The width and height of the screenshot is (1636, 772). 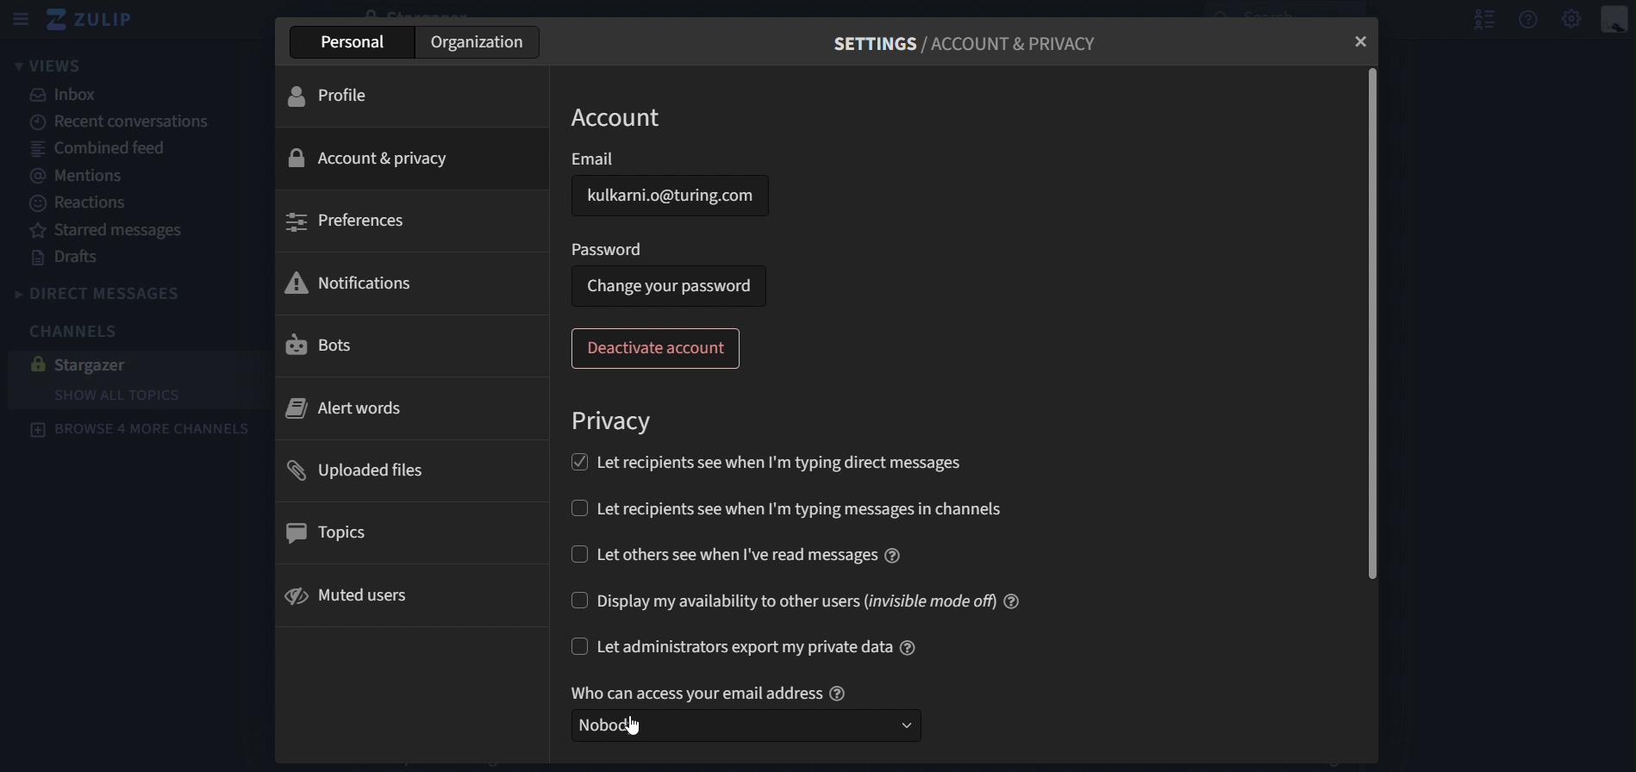 What do you see at coordinates (123, 292) in the screenshot?
I see `direct messages` at bounding box center [123, 292].